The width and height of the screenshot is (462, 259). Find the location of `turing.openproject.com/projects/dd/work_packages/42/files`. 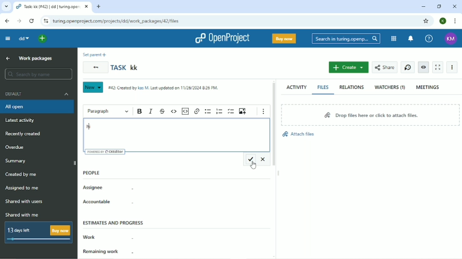

turing.openproject.com/projects/dd/work_packages/42/files is located at coordinates (116, 21).